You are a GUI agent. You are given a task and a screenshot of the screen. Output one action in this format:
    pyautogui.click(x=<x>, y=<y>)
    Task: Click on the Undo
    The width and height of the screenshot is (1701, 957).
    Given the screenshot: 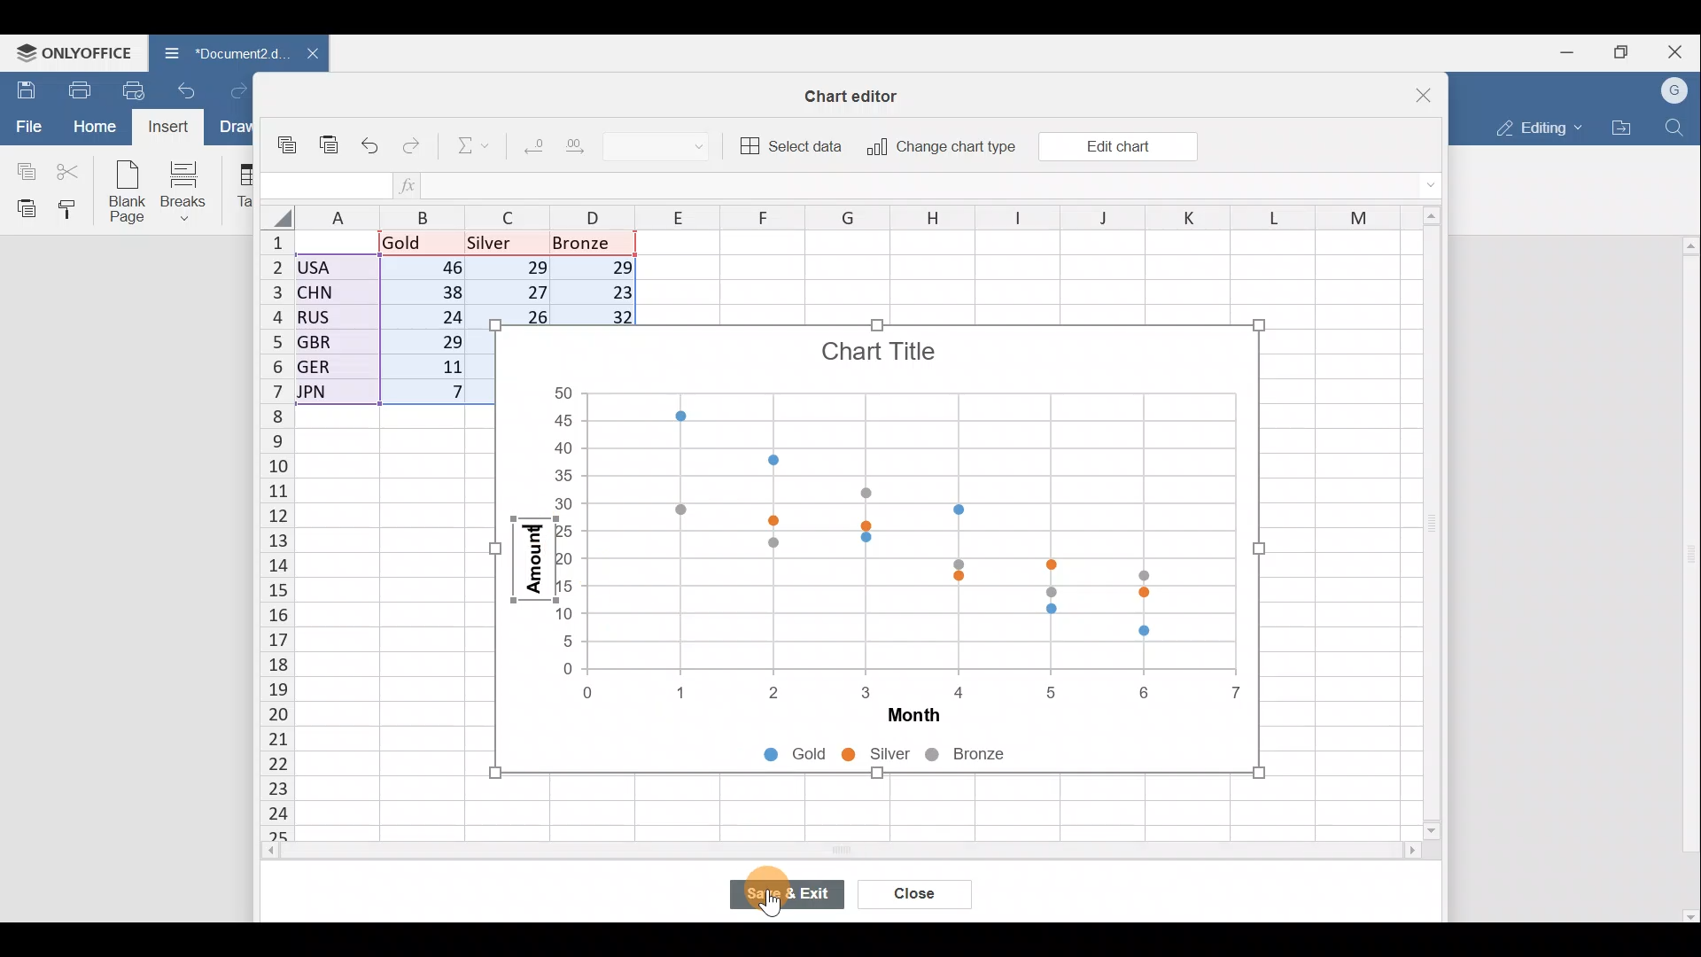 What is the action you would take?
    pyautogui.click(x=193, y=89)
    